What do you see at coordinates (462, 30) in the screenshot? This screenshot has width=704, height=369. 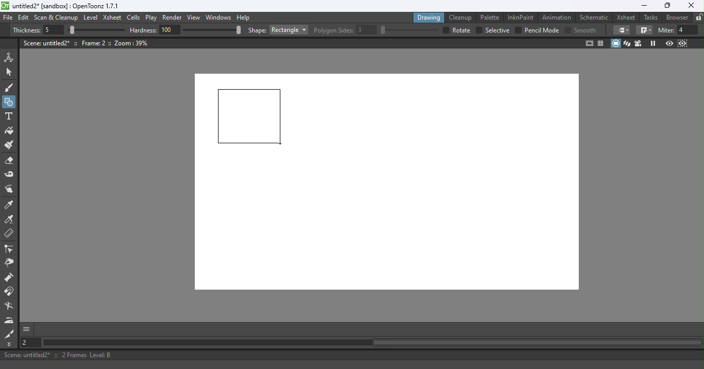 I see `over all` at bounding box center [462, 30].